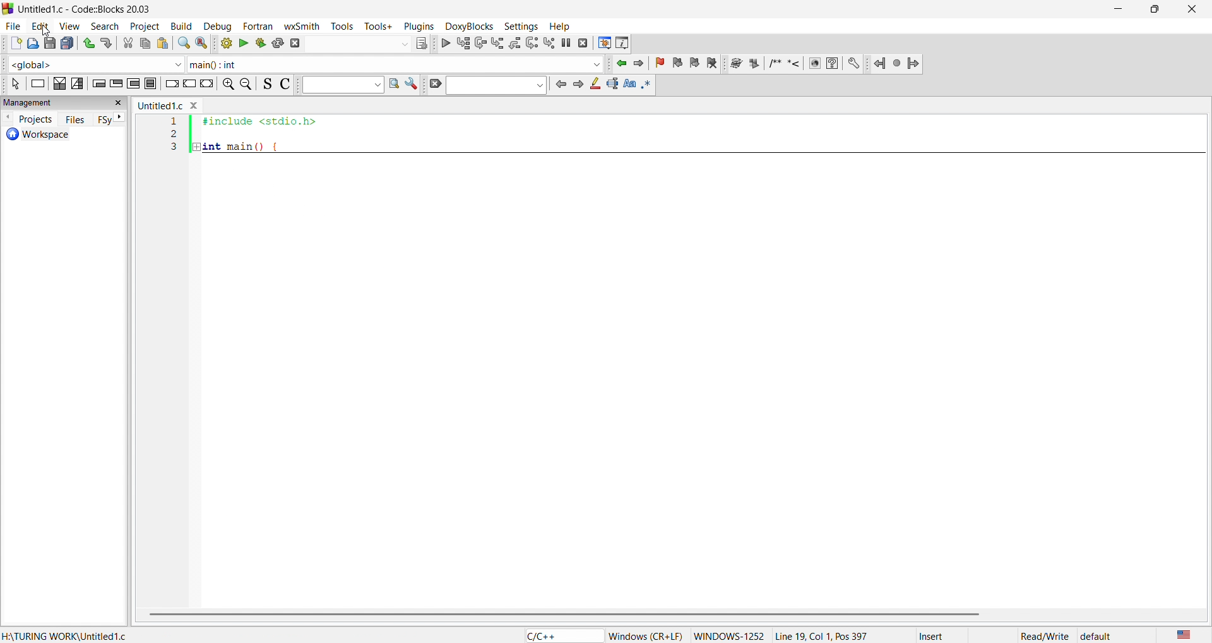 This screenshot has width=1212, height=643. I want to click on jump back, so click(881, 63).